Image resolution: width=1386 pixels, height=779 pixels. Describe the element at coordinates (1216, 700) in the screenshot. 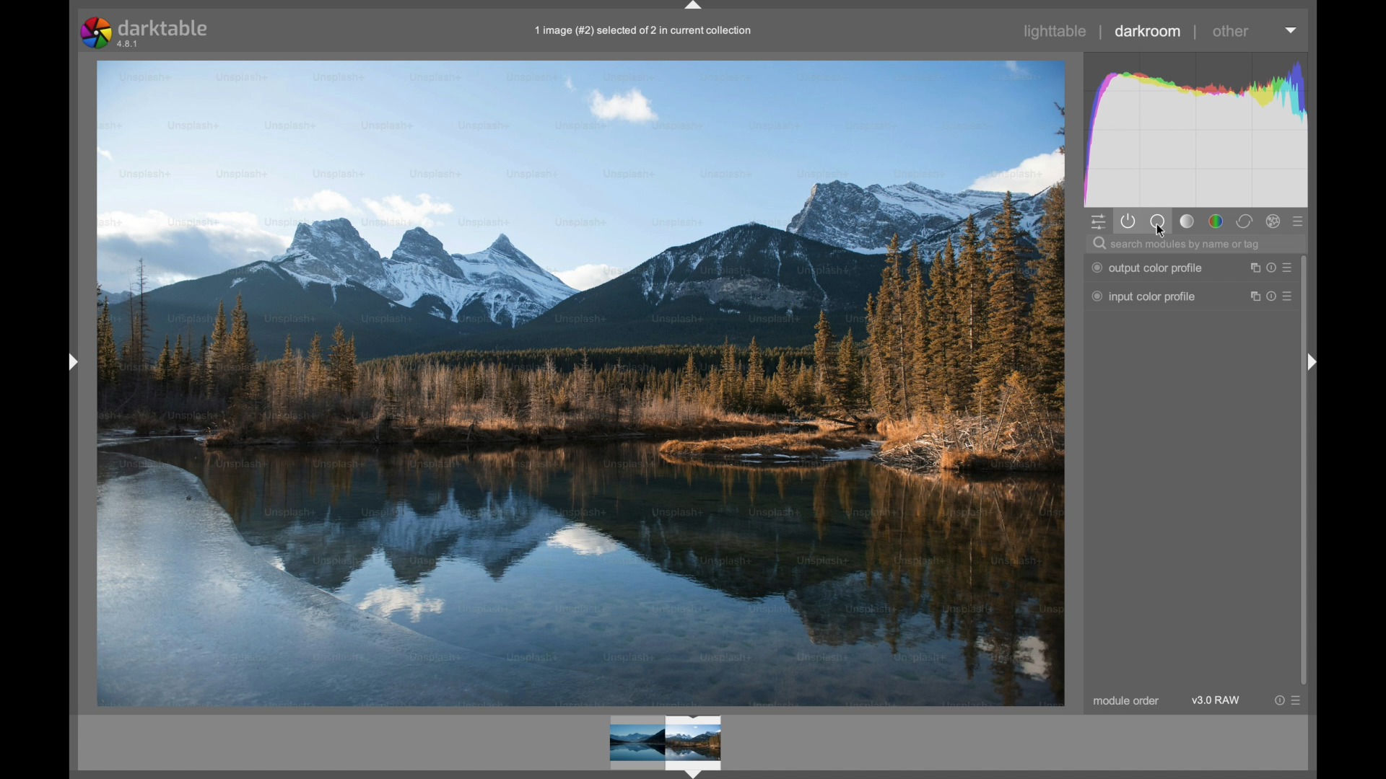

I see `v3.0 raw` at that location.